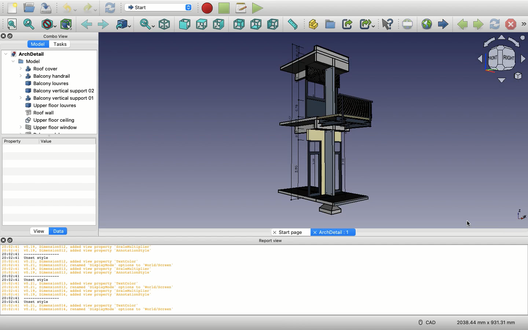  Describe the element at coordinates (65, 24) in the screenshot. I see `Bounding box` at that location.